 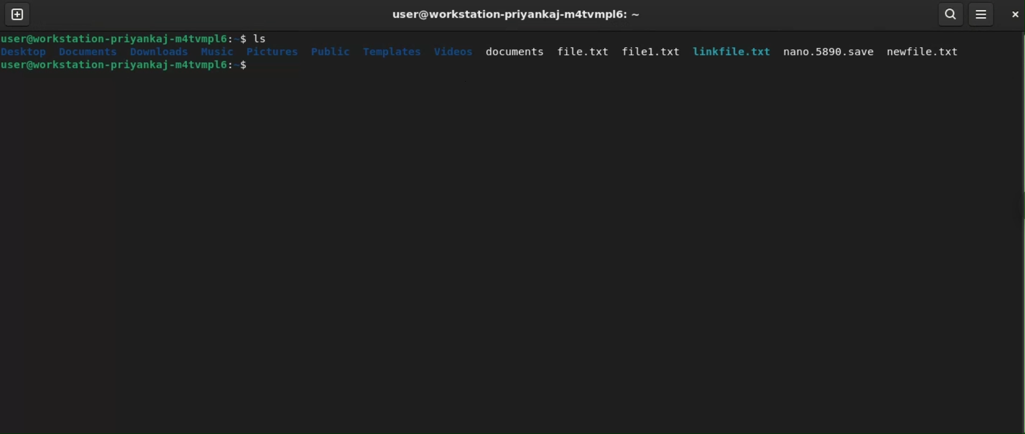 What do you see at coordinates (926, 54) in the screenshot?
I see `newfile.txt` at bounding box center [926, 54].